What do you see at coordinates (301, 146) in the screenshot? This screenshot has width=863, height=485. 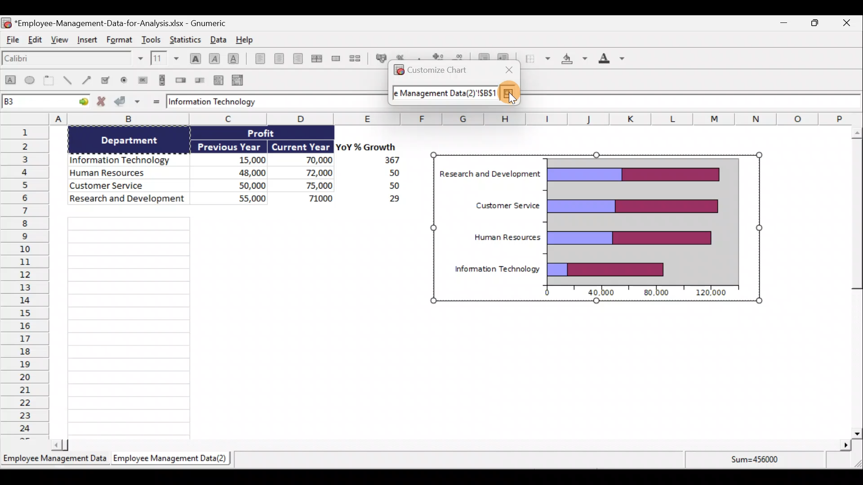 I see `Current Year` at bounding box center [301, 146].